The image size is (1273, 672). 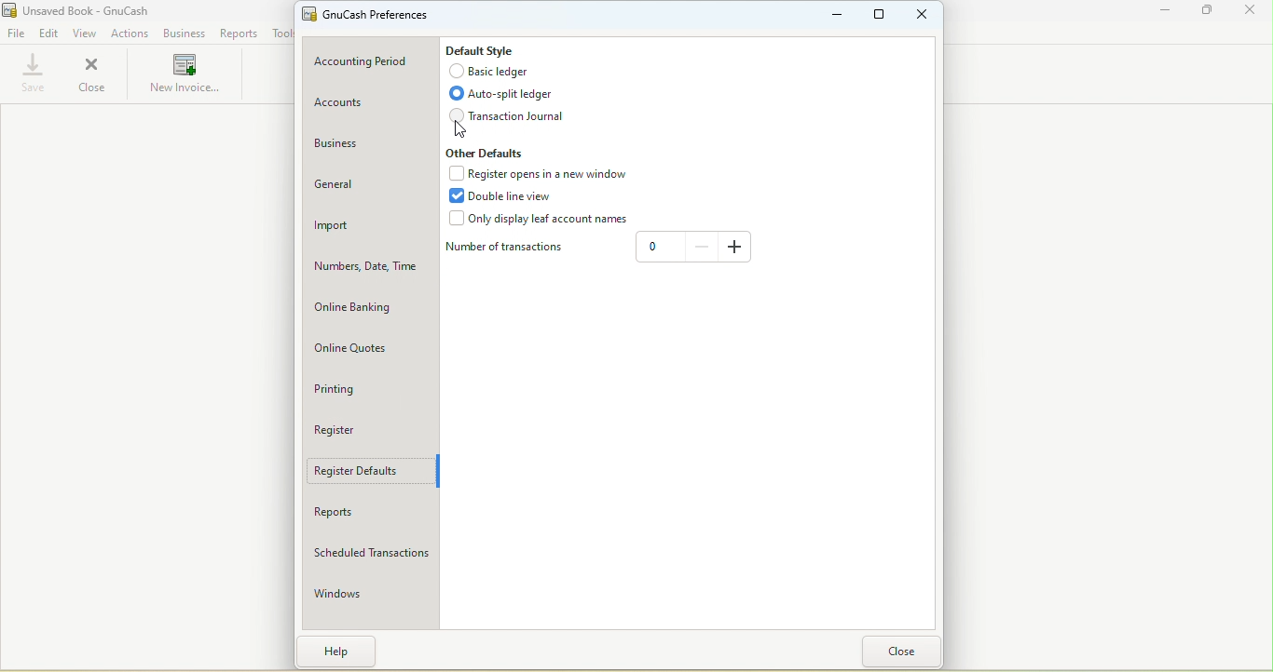 I want to click on Close, so click(x=95, y=74).